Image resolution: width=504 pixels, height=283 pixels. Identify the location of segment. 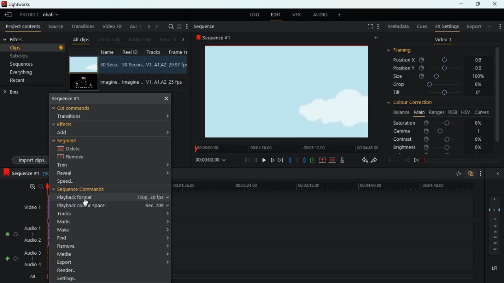
(69, 141).